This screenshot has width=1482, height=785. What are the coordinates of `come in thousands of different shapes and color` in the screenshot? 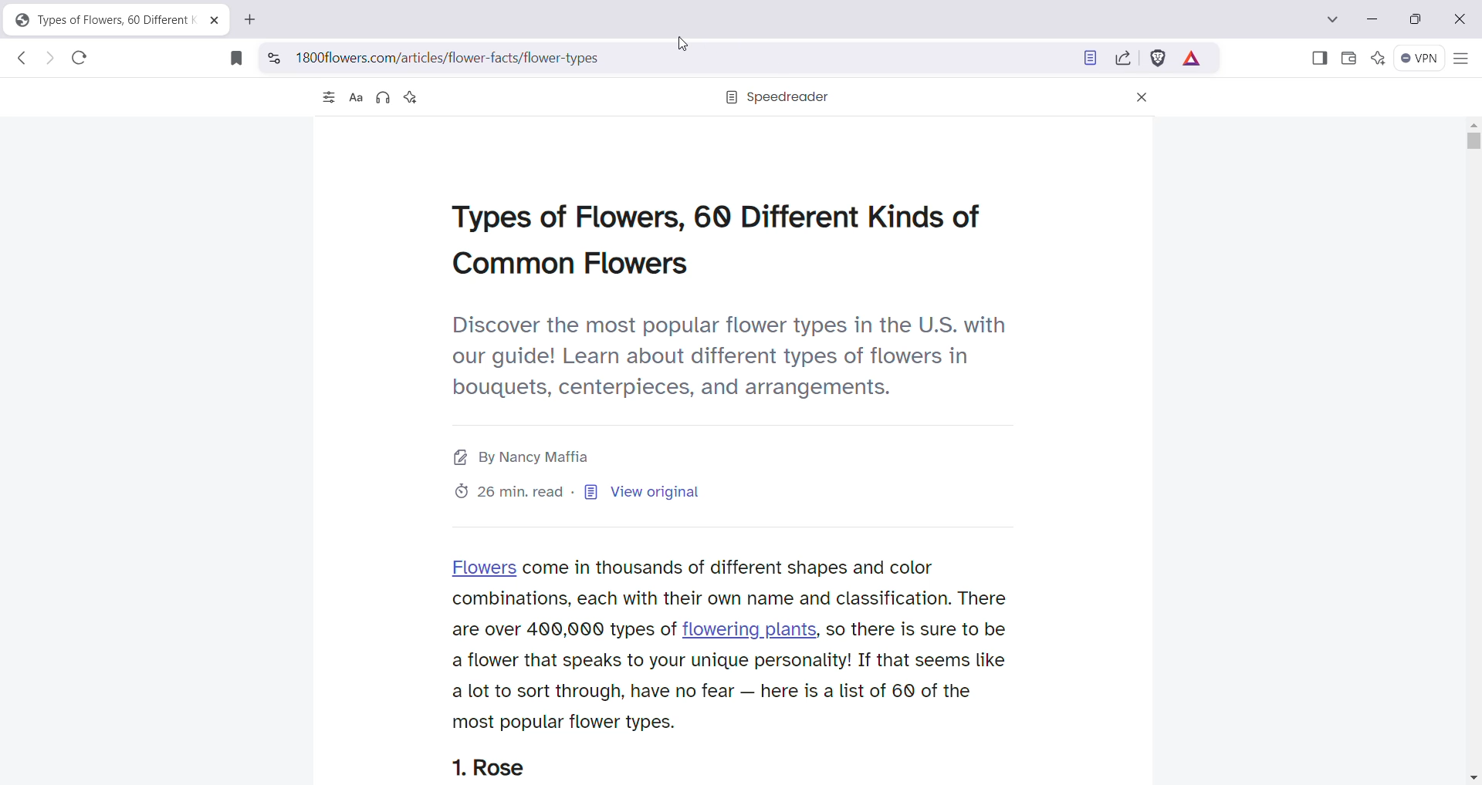 It's located at (729, 568).